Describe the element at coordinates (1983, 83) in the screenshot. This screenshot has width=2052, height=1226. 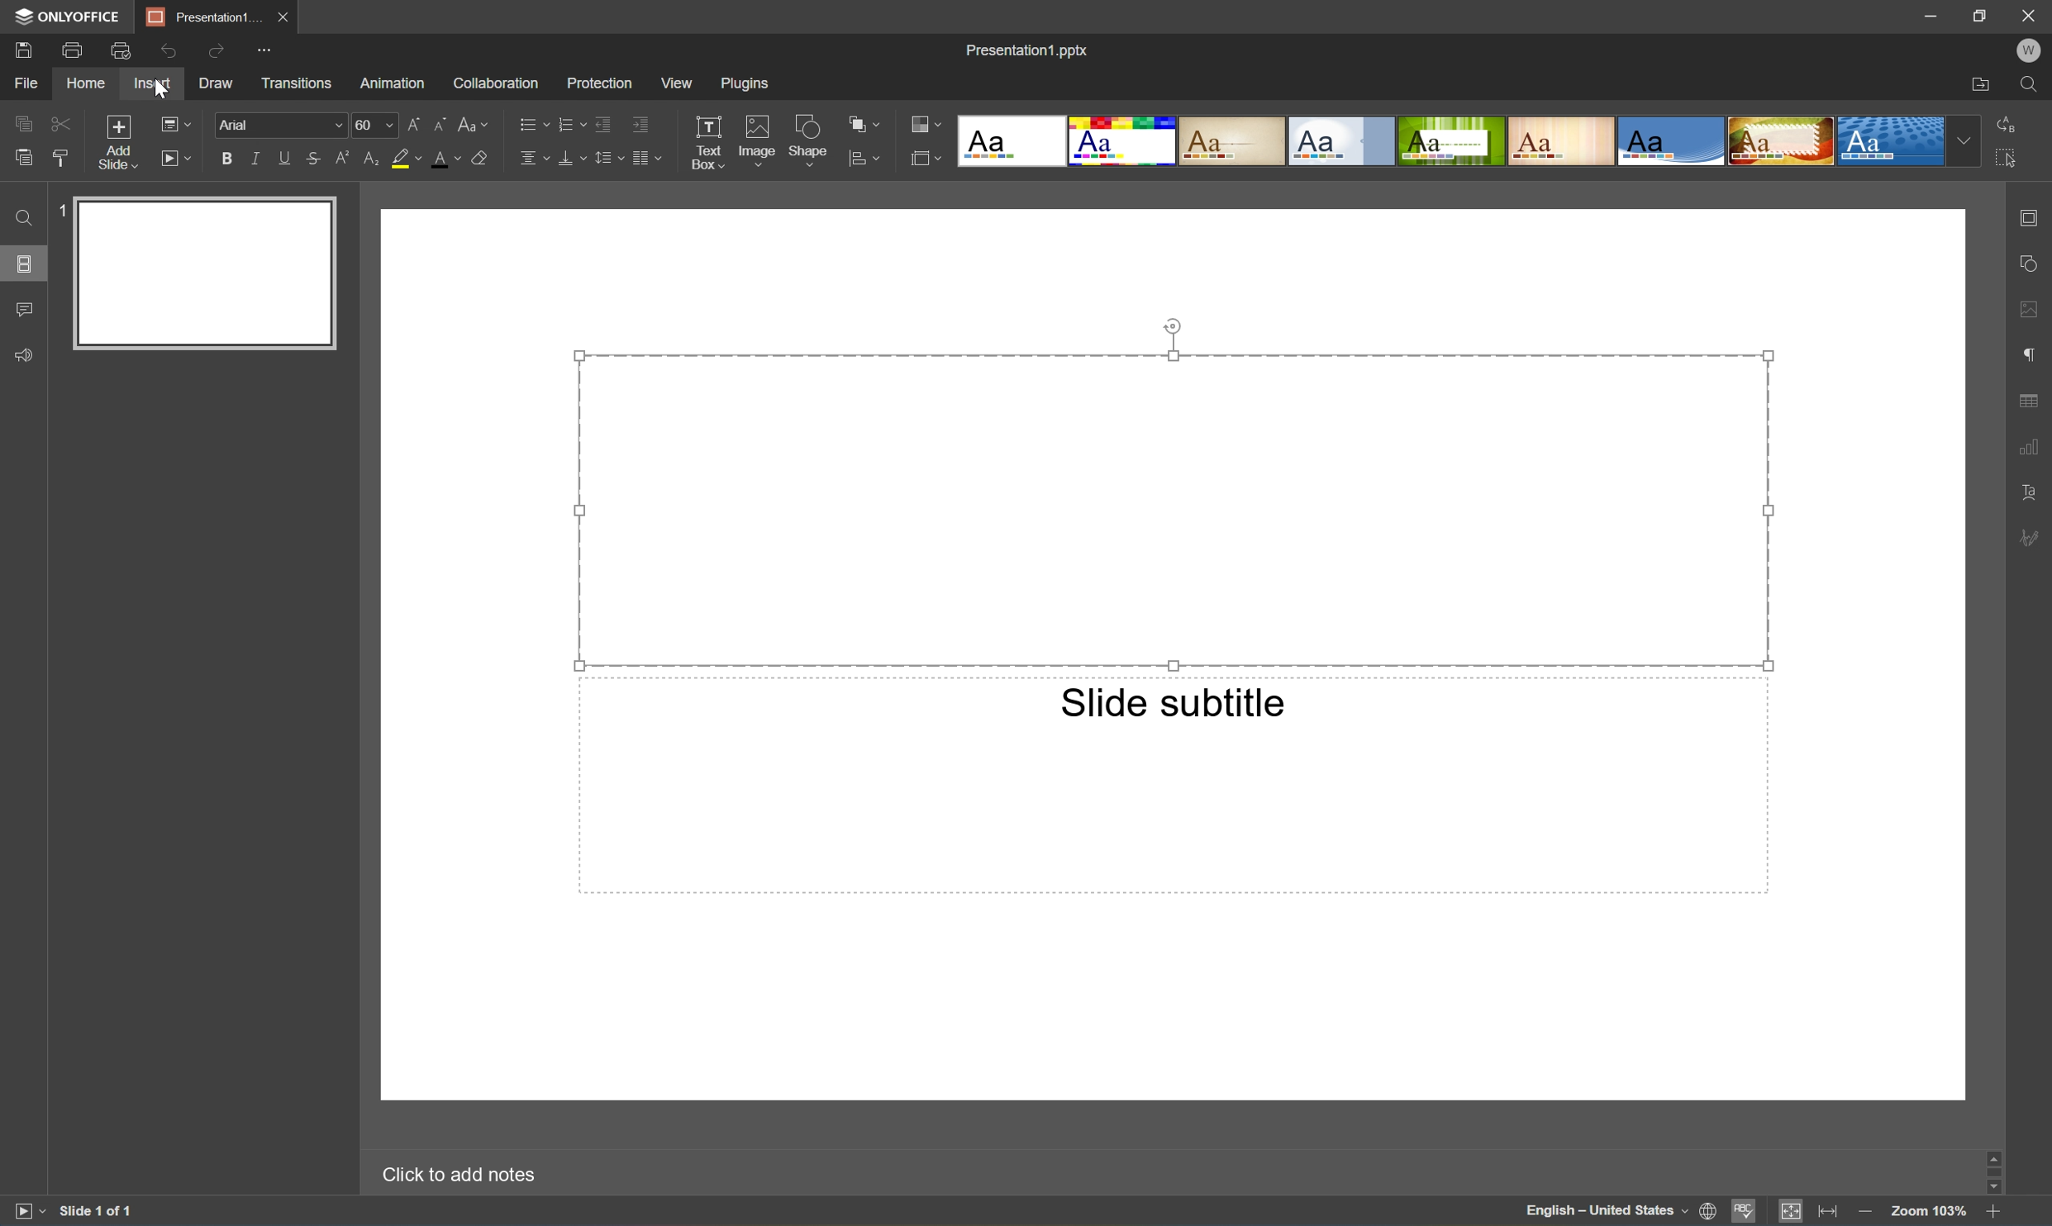
I see `Open file location` at that location.